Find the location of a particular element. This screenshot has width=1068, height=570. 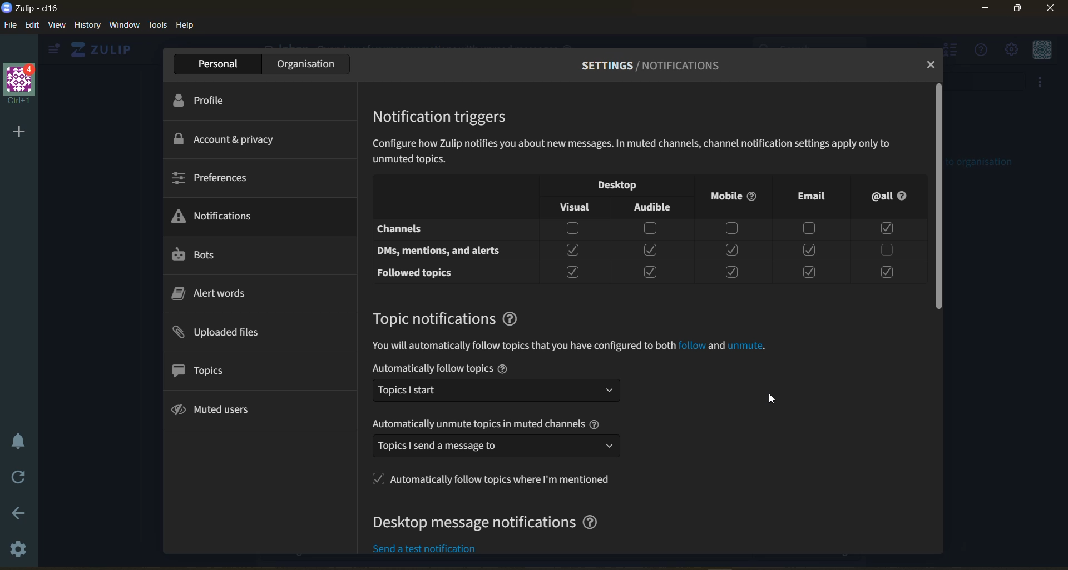

automatically follow topics is located at coordinates (496, 368).